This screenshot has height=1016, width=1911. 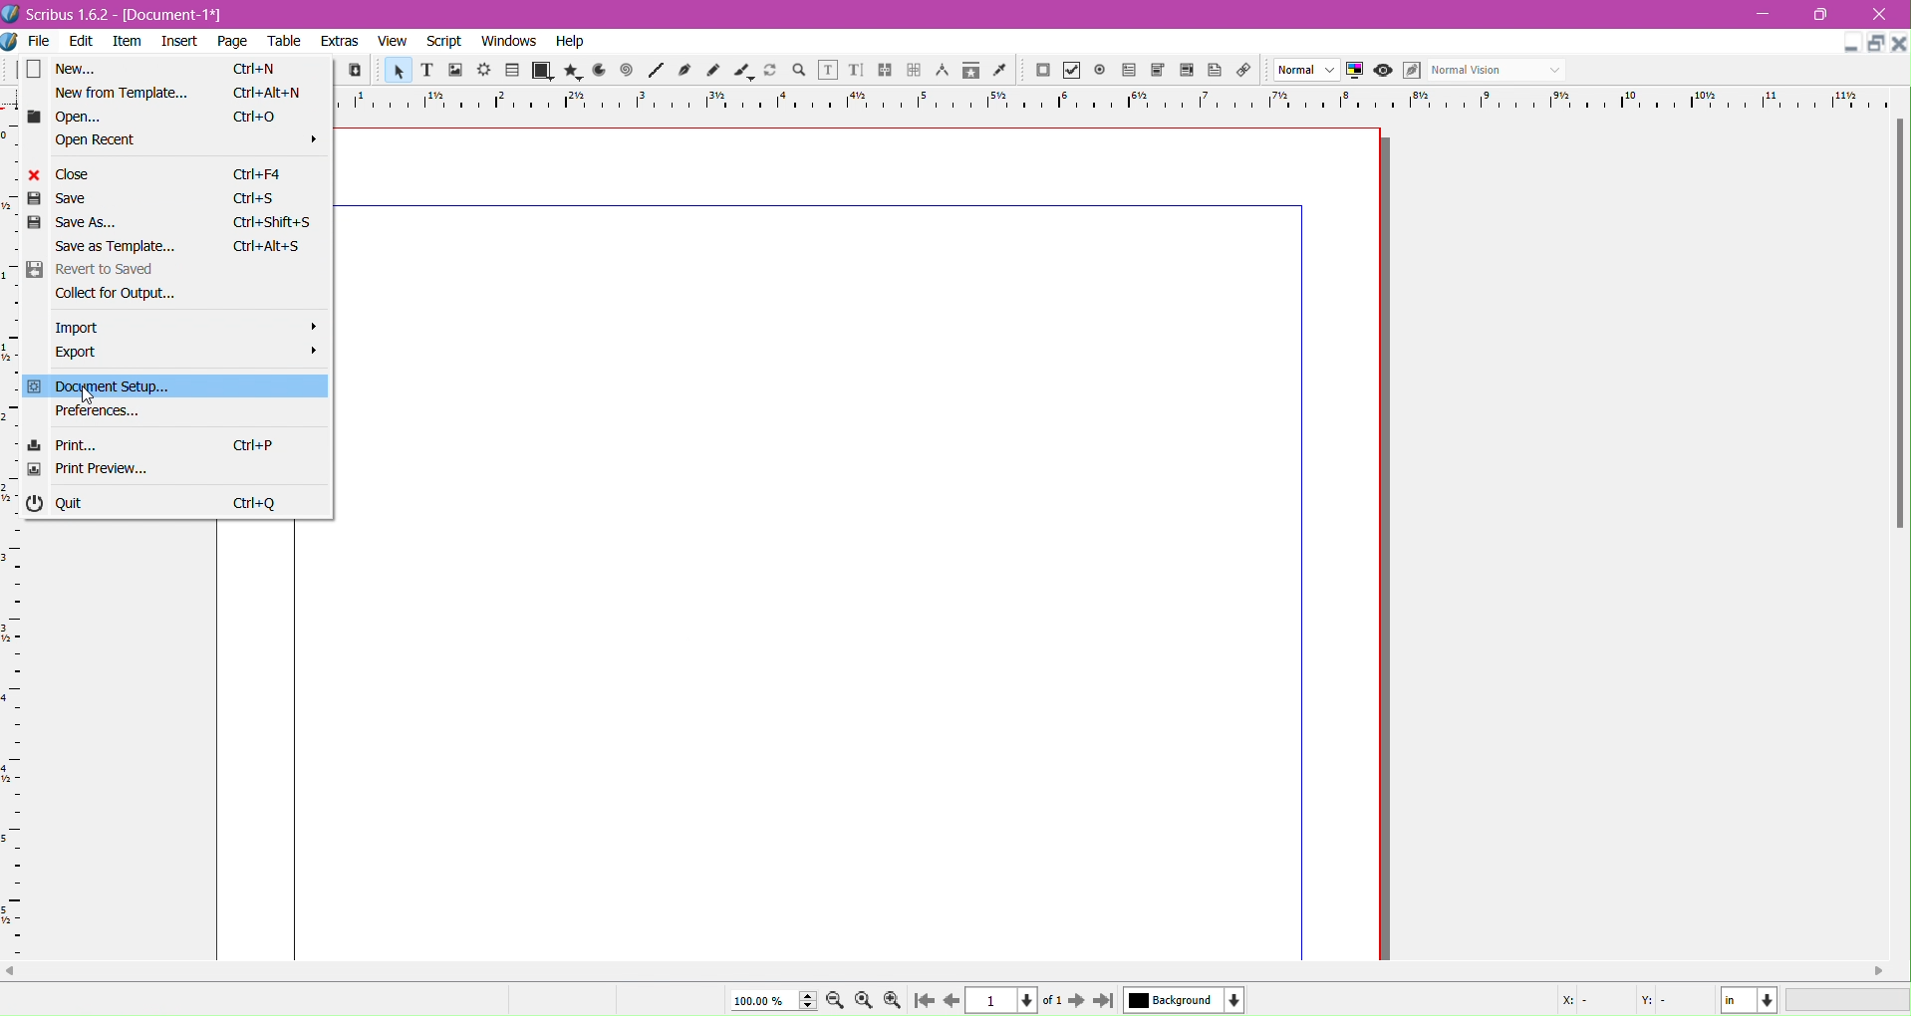 I want to click on app icon, so click(x=12, y=42).